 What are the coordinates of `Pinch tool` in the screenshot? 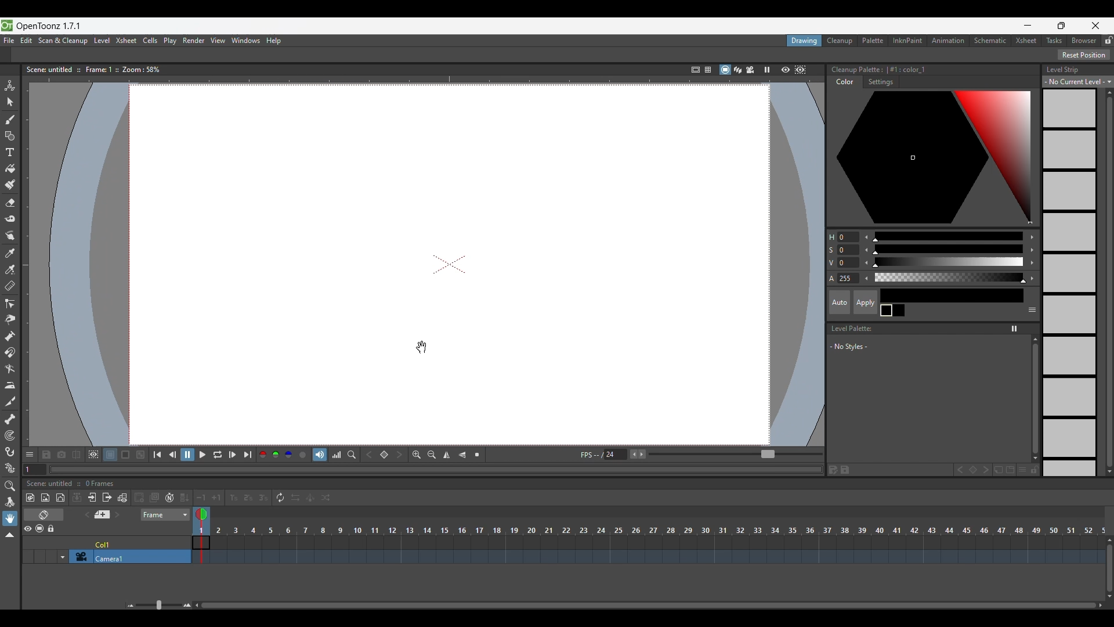 It's located at (9, 319).